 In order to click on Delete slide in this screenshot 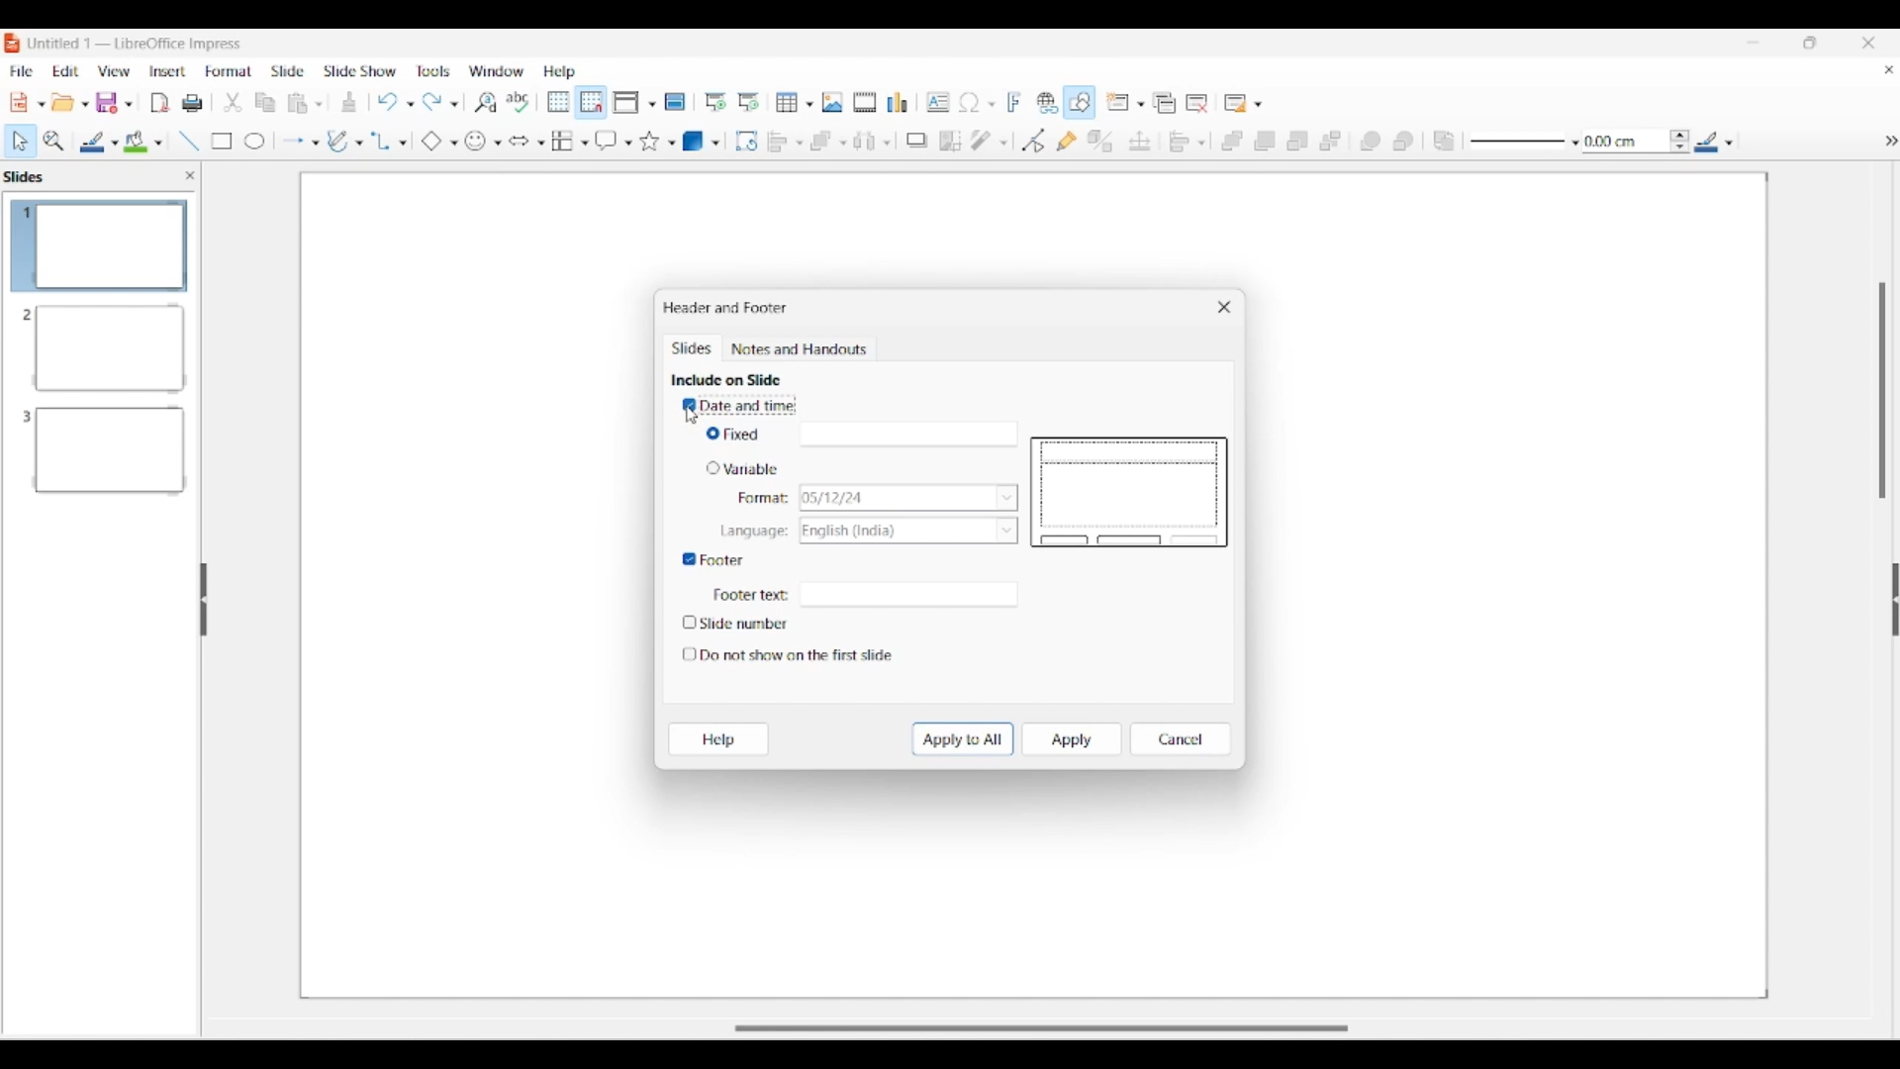, I will do `click(1197, 104)`.